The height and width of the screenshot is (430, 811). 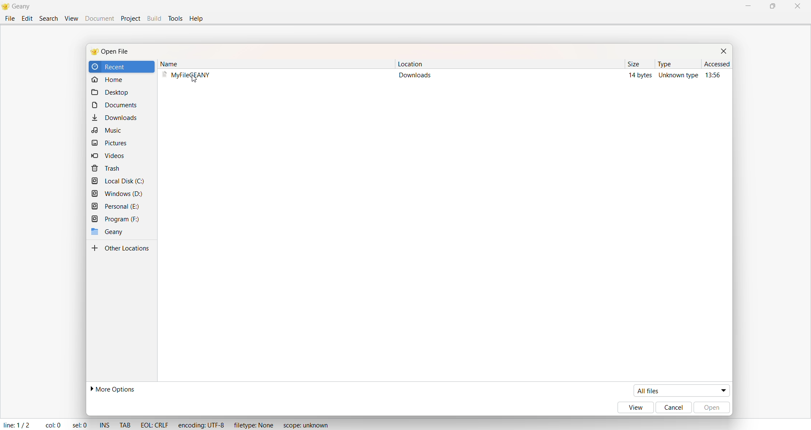 I want to click on Tools, so click(x=176, y=18).